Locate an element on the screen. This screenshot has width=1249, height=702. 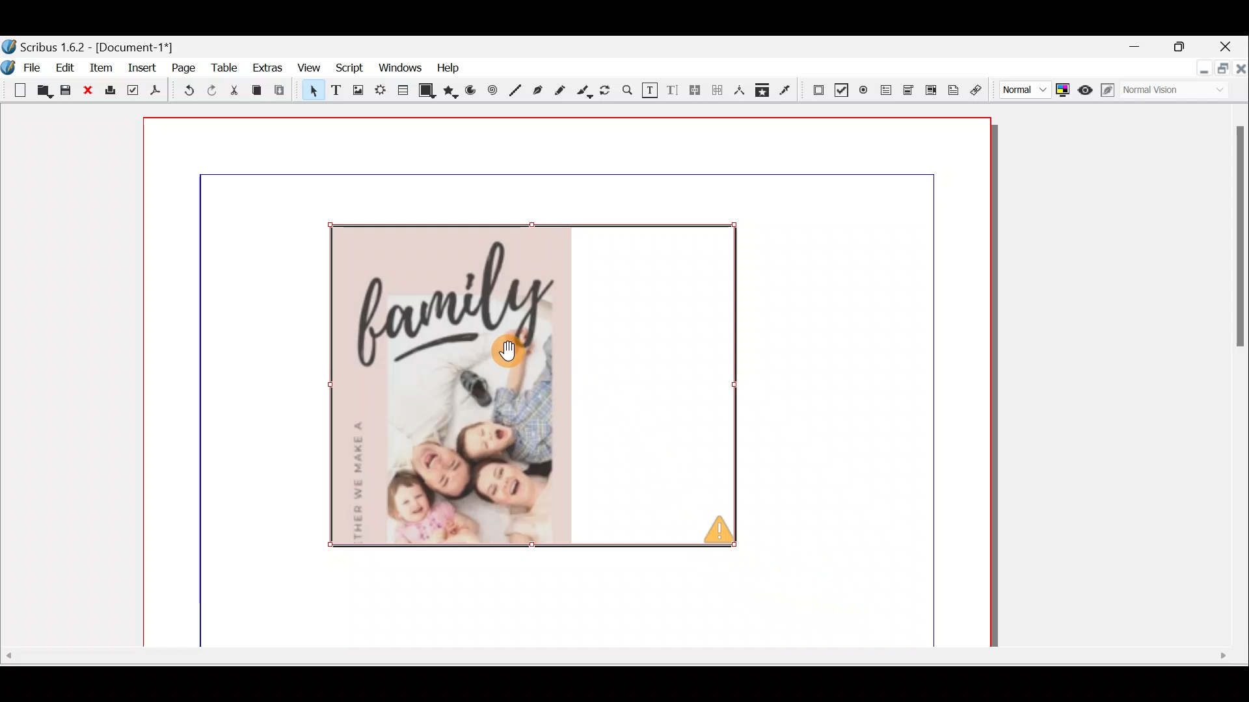
PDF text field is located at coordinates (888, 94).